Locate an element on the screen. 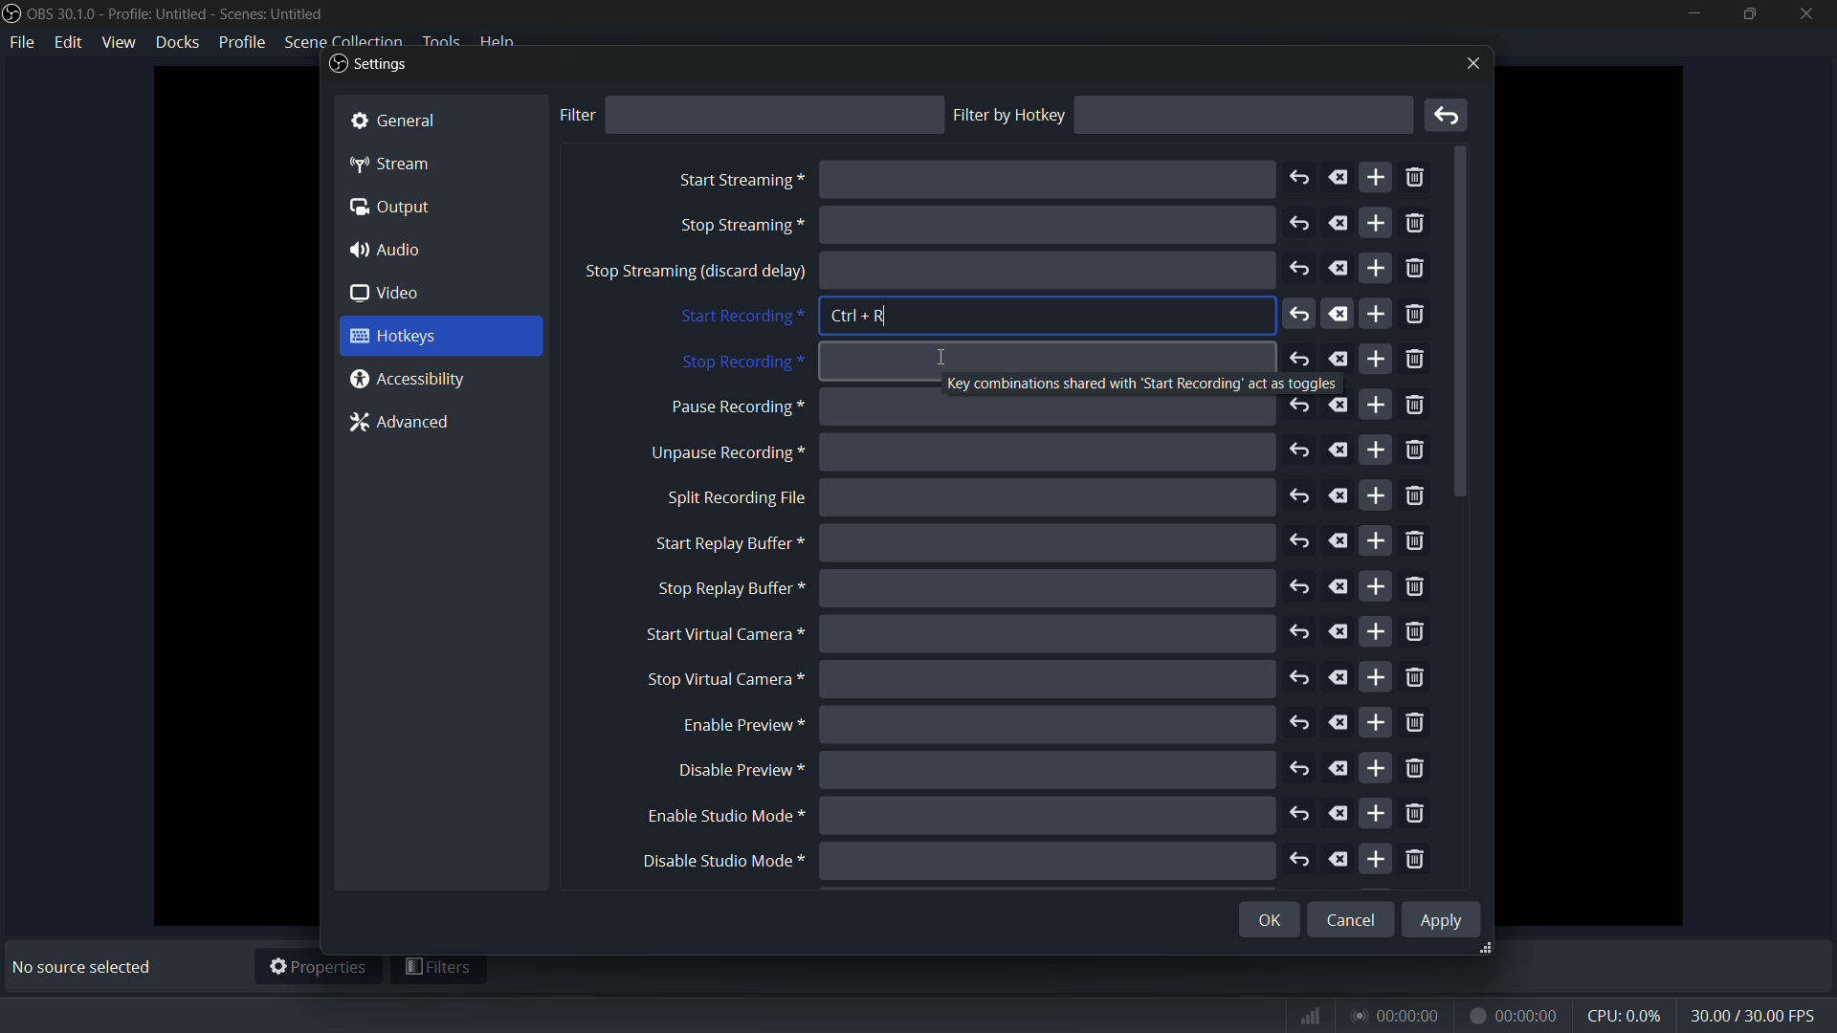 This screenshot has height=1033, width=1837. Cancel is located at coordinates (1353, 913).